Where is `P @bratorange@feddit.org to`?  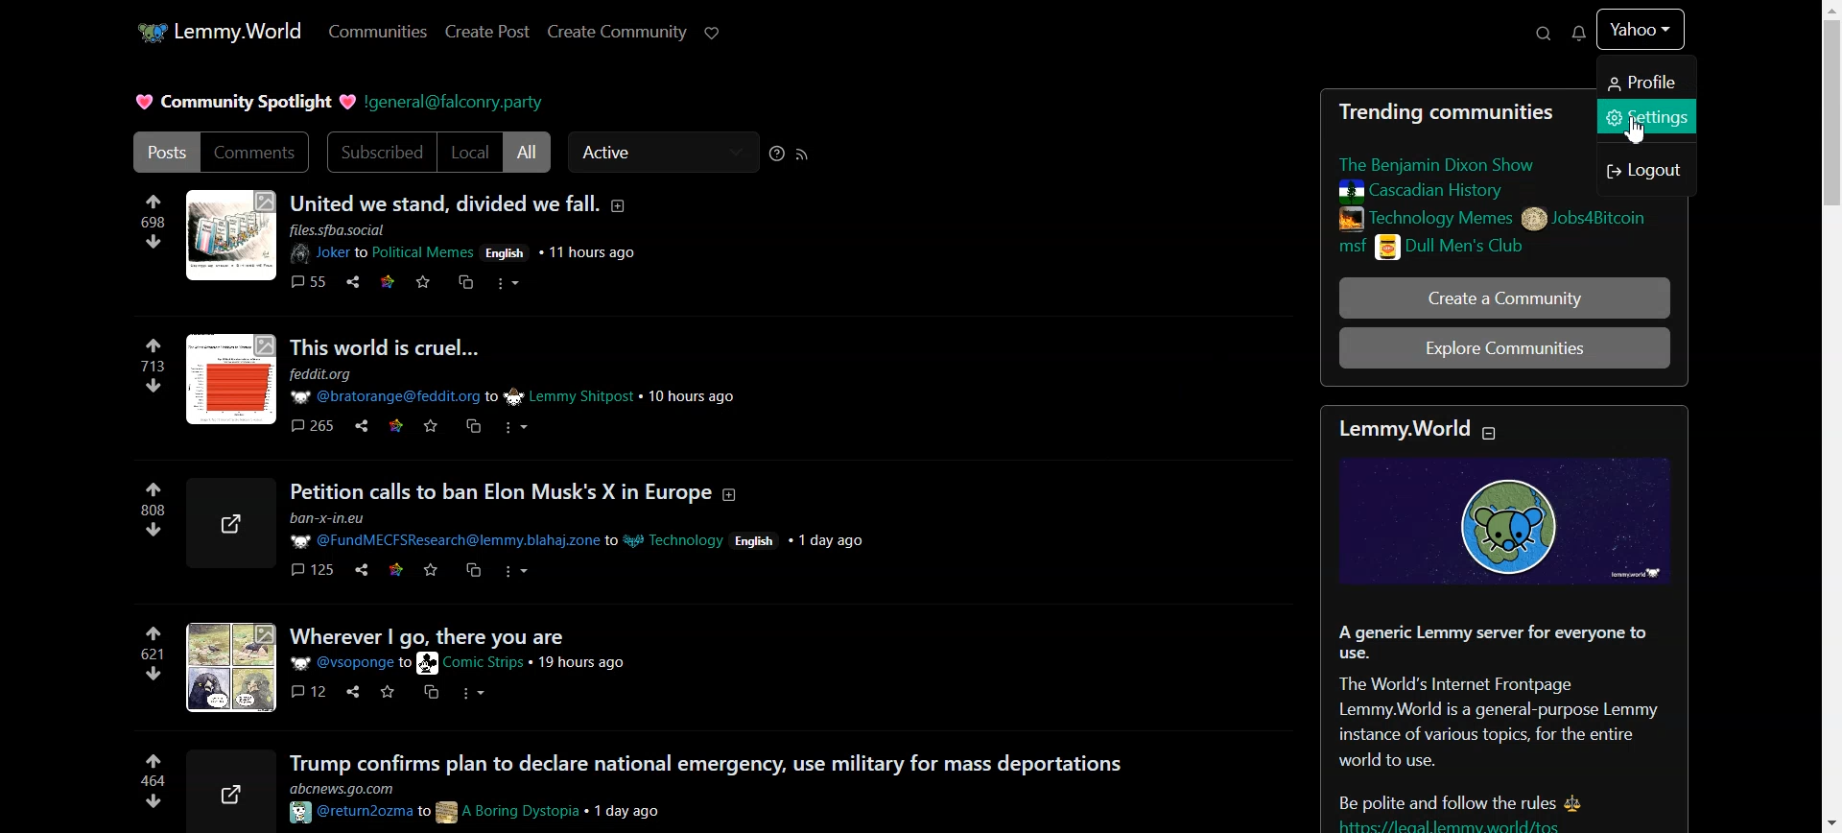
P @bratorange@feddit.org to is located at coordinates (394, 399).